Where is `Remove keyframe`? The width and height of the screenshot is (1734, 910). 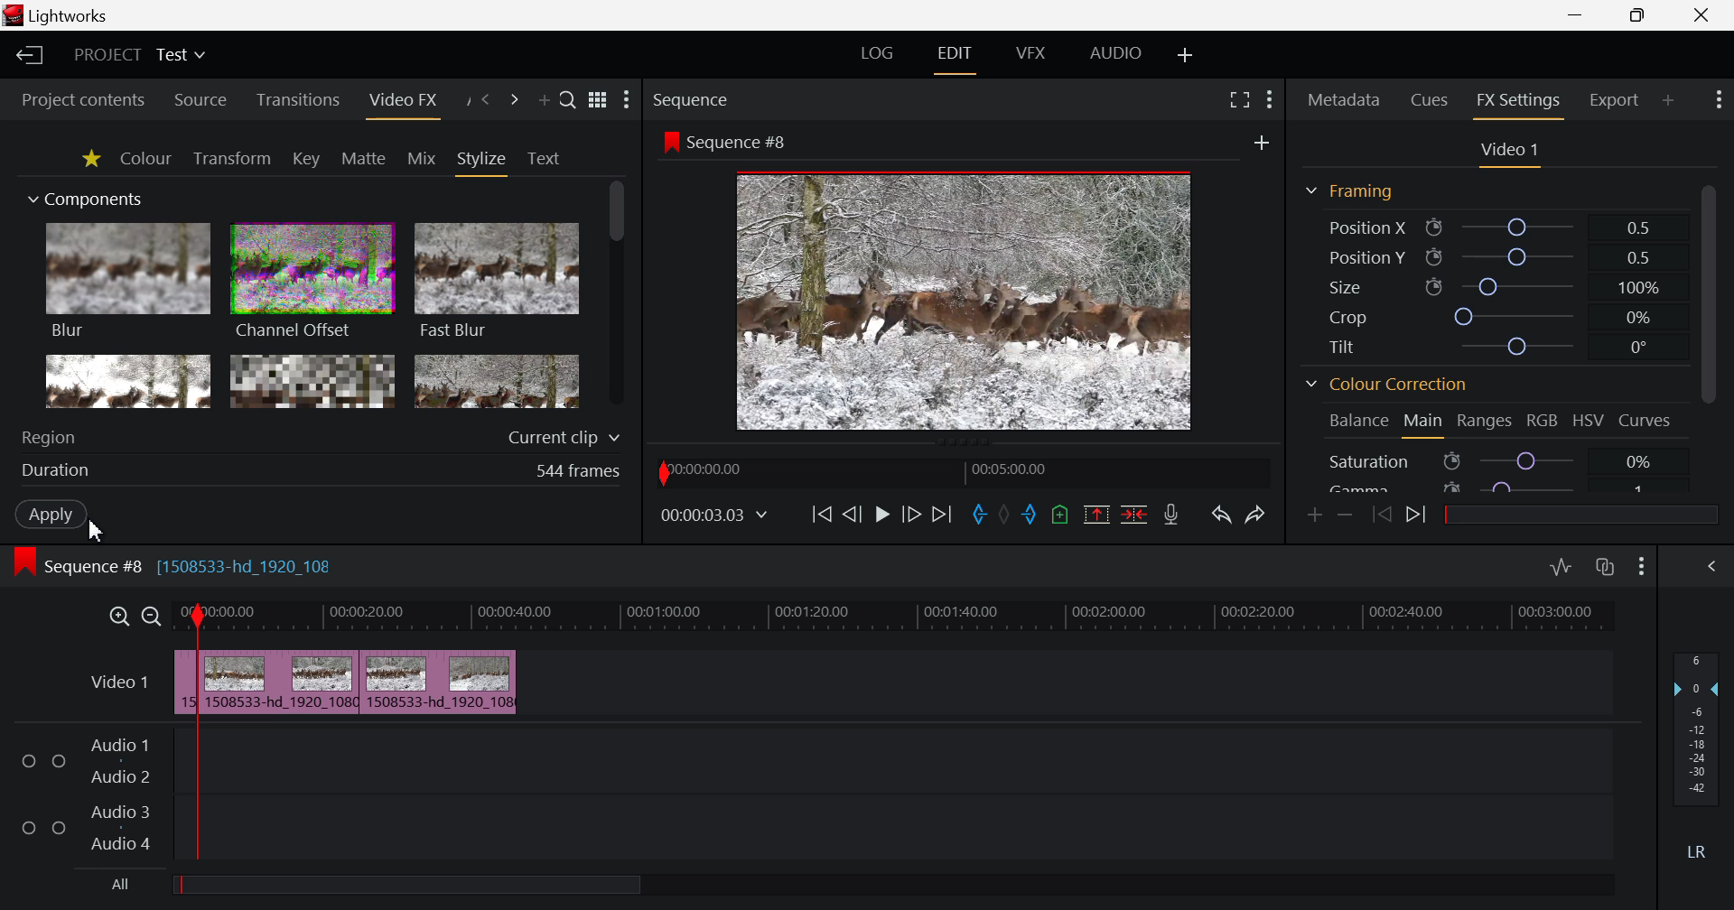
Remove keyframe is located at coordinates (1346, 515).